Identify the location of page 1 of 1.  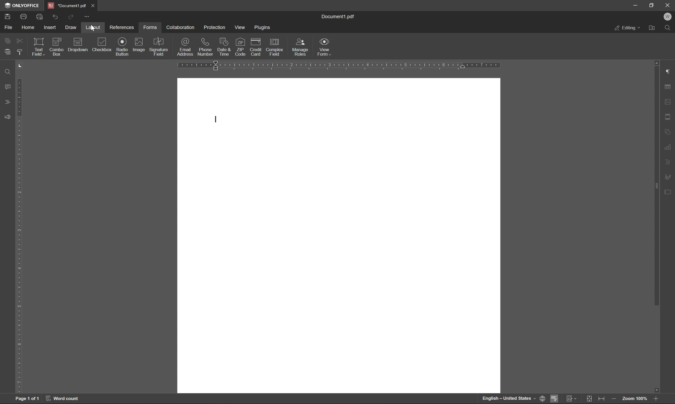
(28, 400).